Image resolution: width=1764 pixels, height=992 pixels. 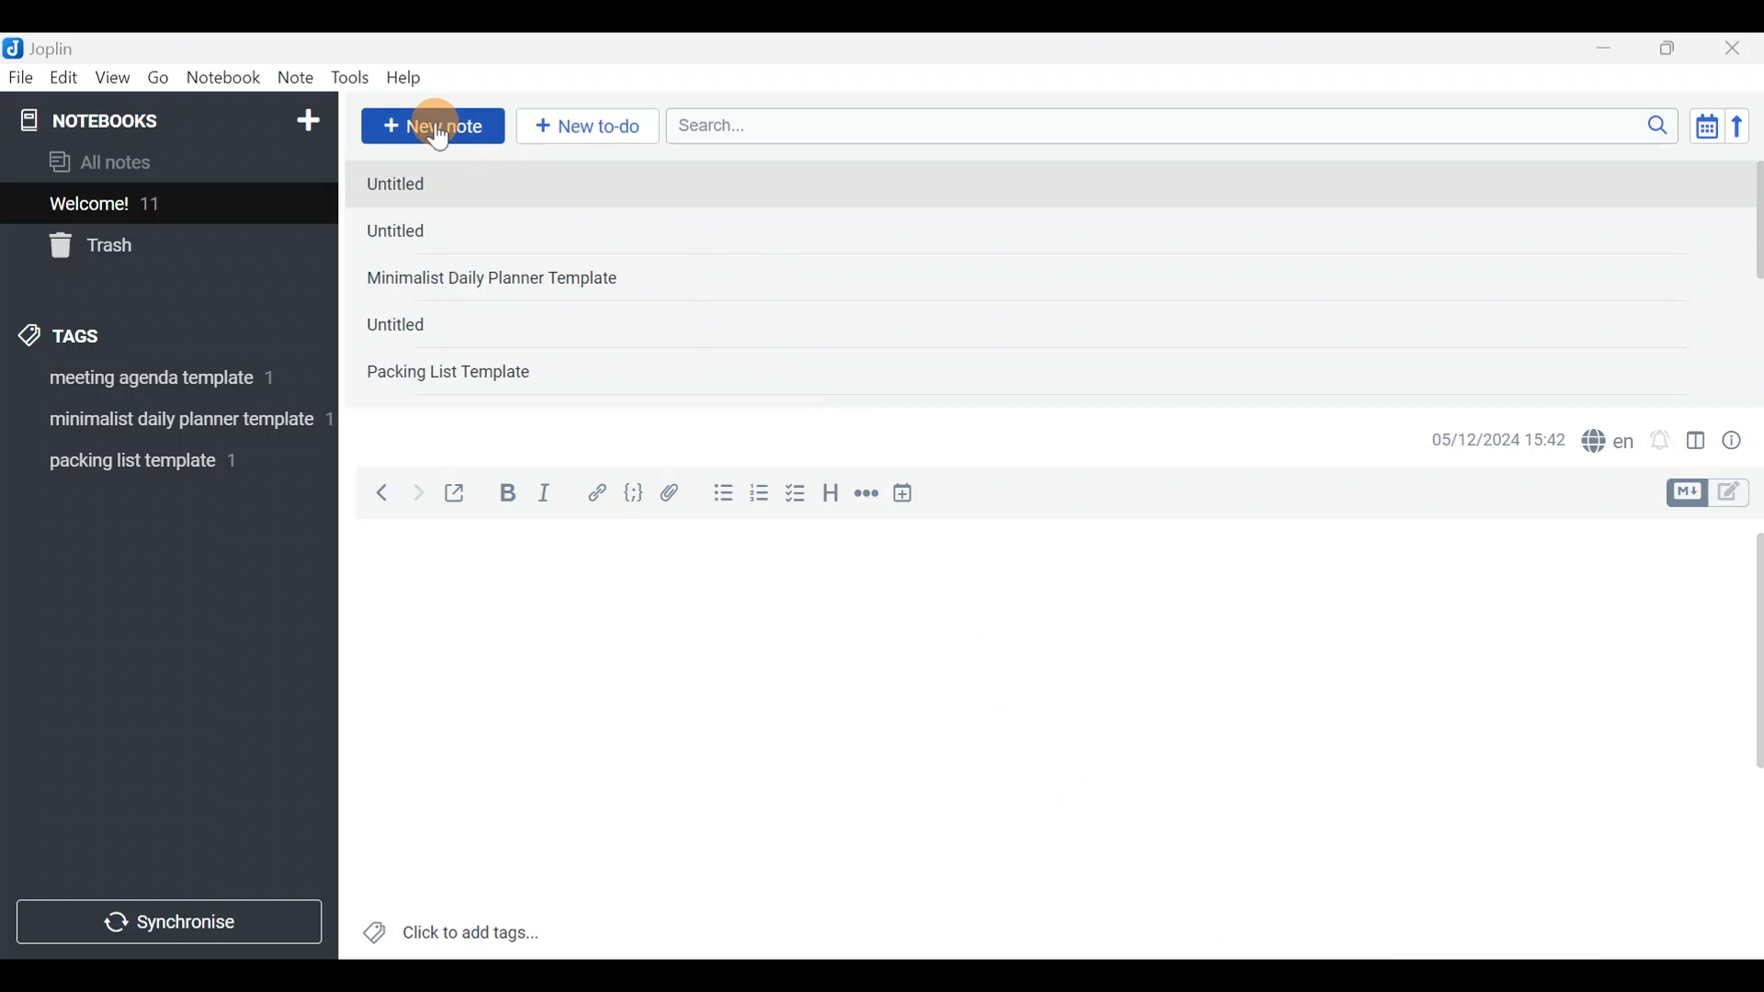 What do you see at coordinates (719, 494) in the screenshot?
I see `Bulleted list` at bounding box center [719, 494].